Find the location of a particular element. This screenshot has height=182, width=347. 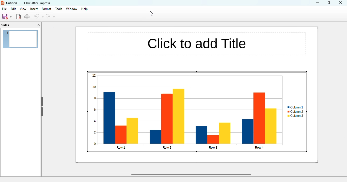

redo is located at coordinates (50, 17).